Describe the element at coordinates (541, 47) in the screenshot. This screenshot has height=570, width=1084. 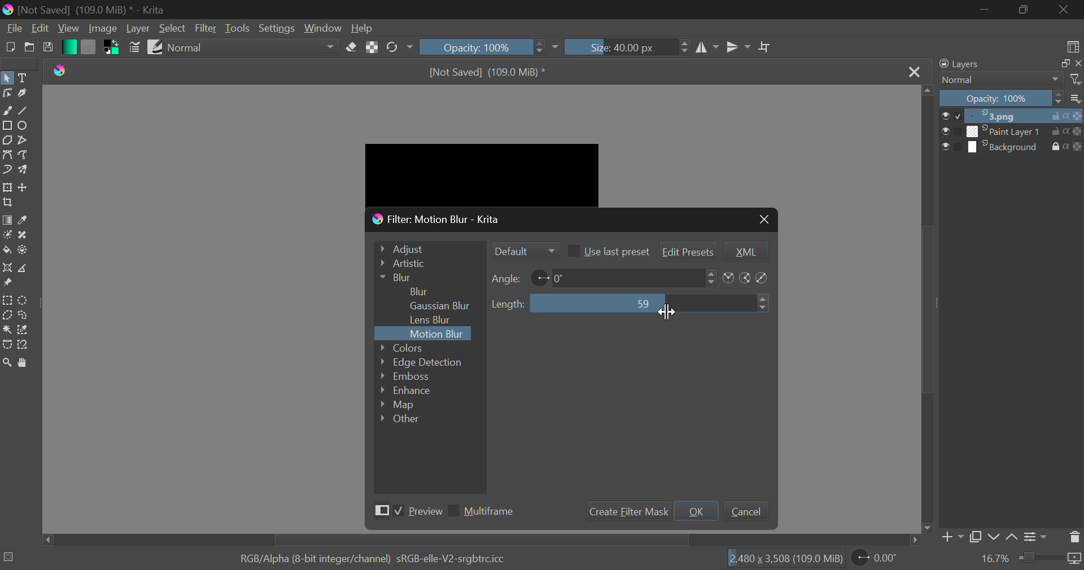
I see `increase or decrease opacity` at that location.